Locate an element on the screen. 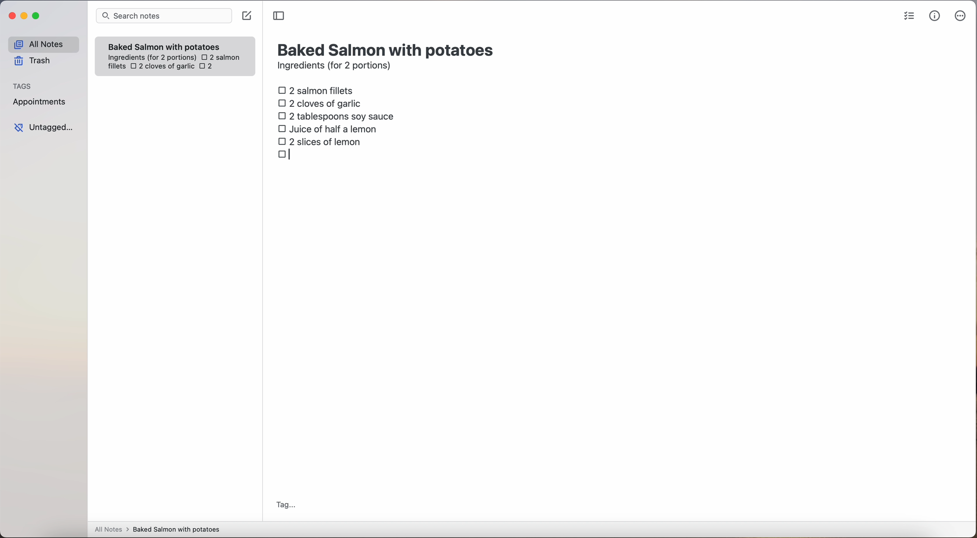 The width and height of the screenshot is (977, 538). untagged is located at coordinates (44, 127).